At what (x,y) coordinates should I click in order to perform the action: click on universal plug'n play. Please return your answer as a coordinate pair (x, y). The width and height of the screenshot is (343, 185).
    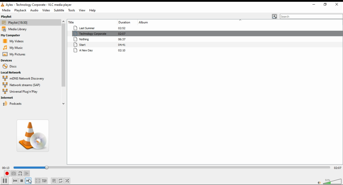
    Looking at the image, I should click on (23, 92).